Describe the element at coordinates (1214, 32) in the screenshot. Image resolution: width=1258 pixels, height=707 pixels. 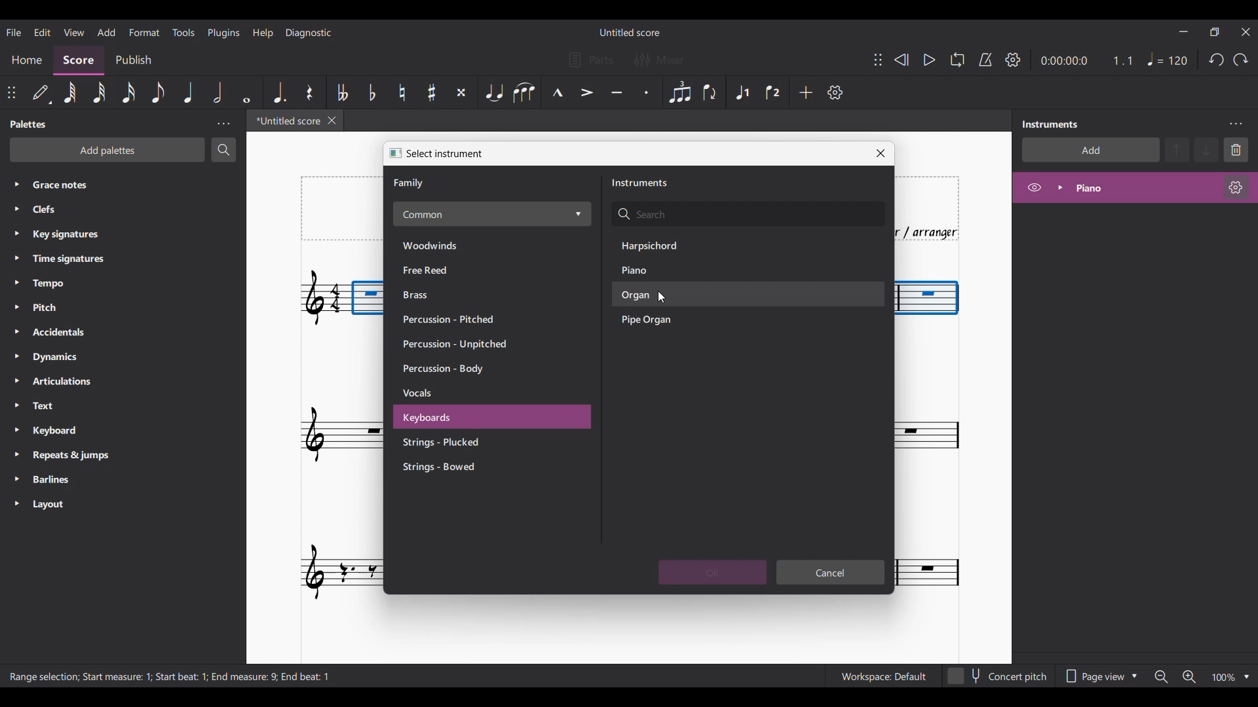
I see `Show in a smaller interface` at that location.